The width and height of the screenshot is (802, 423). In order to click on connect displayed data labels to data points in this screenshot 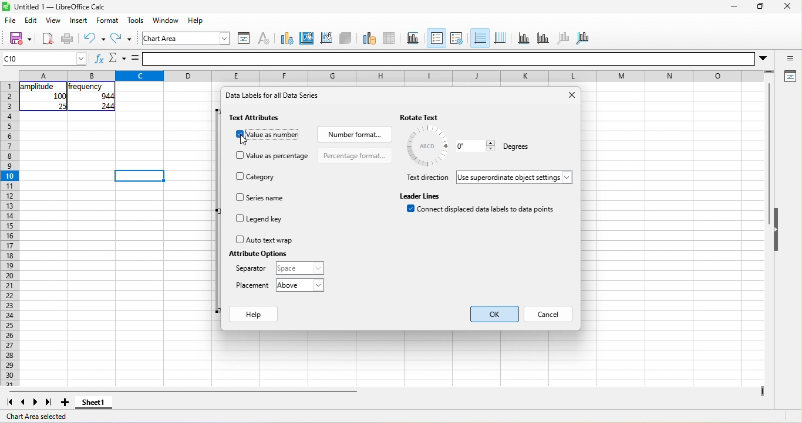, I will do `click(483, 211)`.